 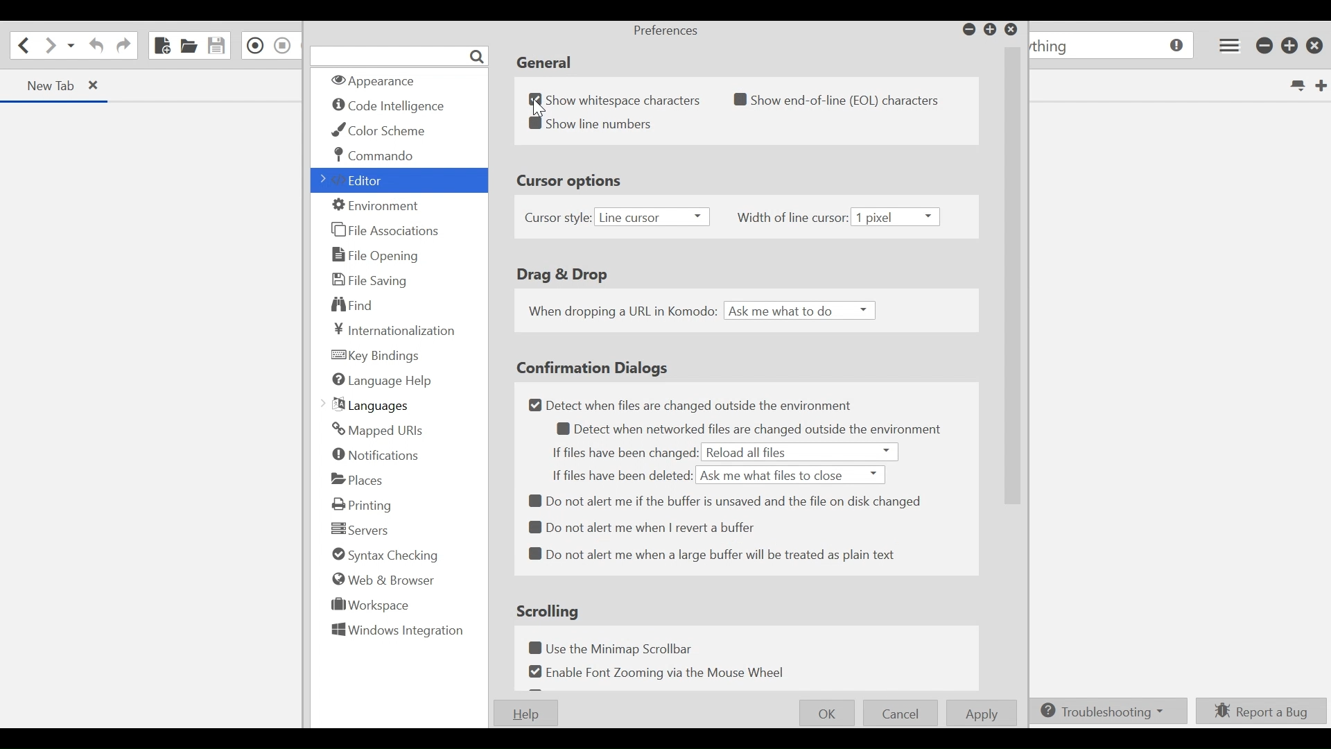 What do you see at coordinates (400, 56) in the screenshot?
I see `Search` at bounding box center [400, 56].